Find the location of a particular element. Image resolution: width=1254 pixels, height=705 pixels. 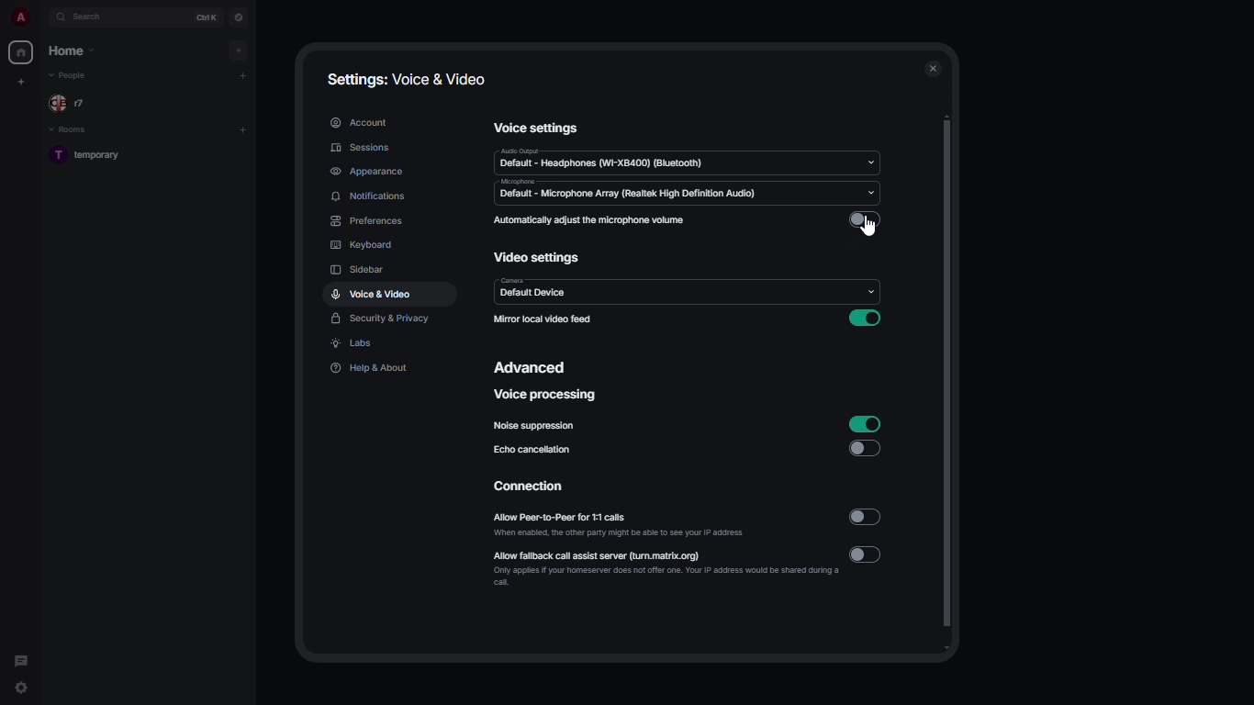

cursor is located at coordinates (871, 229).